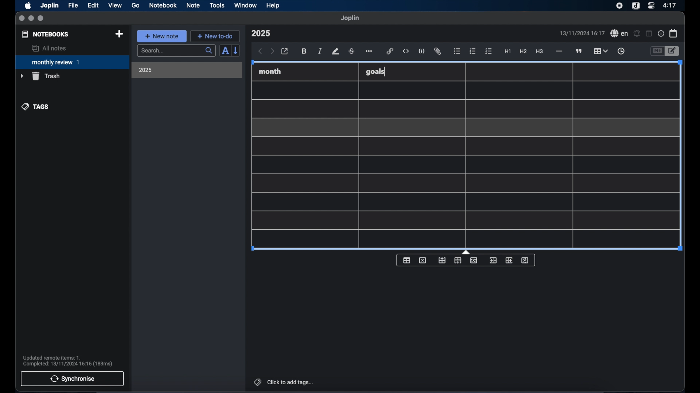 The image size is (700, 393). What do you see at coordinates (559, 51) in the screenshot?
I see `horizontal rule` at bounding box center [559, 51].